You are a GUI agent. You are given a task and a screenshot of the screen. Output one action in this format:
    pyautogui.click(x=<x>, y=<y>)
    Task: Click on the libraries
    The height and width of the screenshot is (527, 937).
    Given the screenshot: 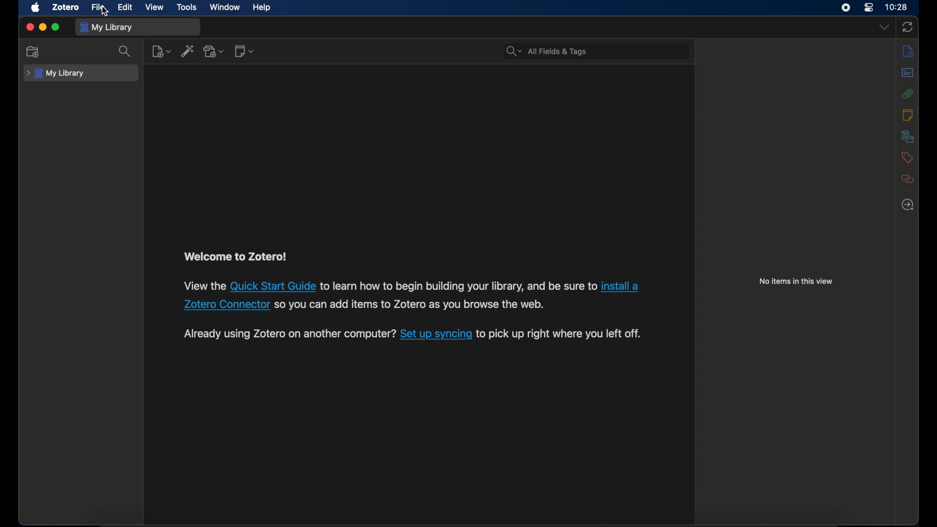 What is the action you would take?
    pyautogui.click(x=908, y=137)
    